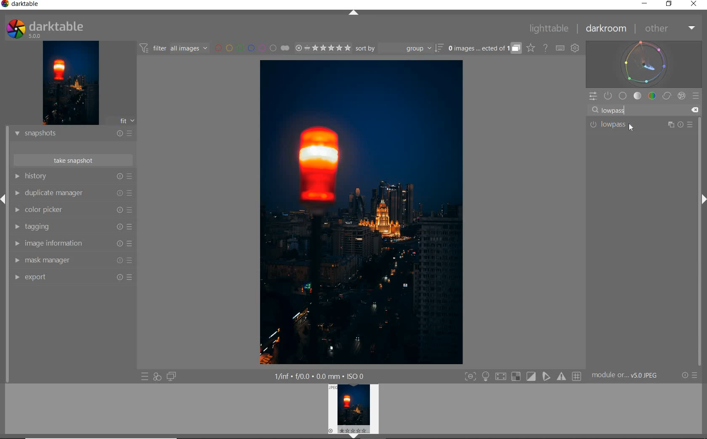 This screenshot has height=439, width=707. Describe the element at coordinates (118, 277) in the screenshot. I see `Reset` at that location.